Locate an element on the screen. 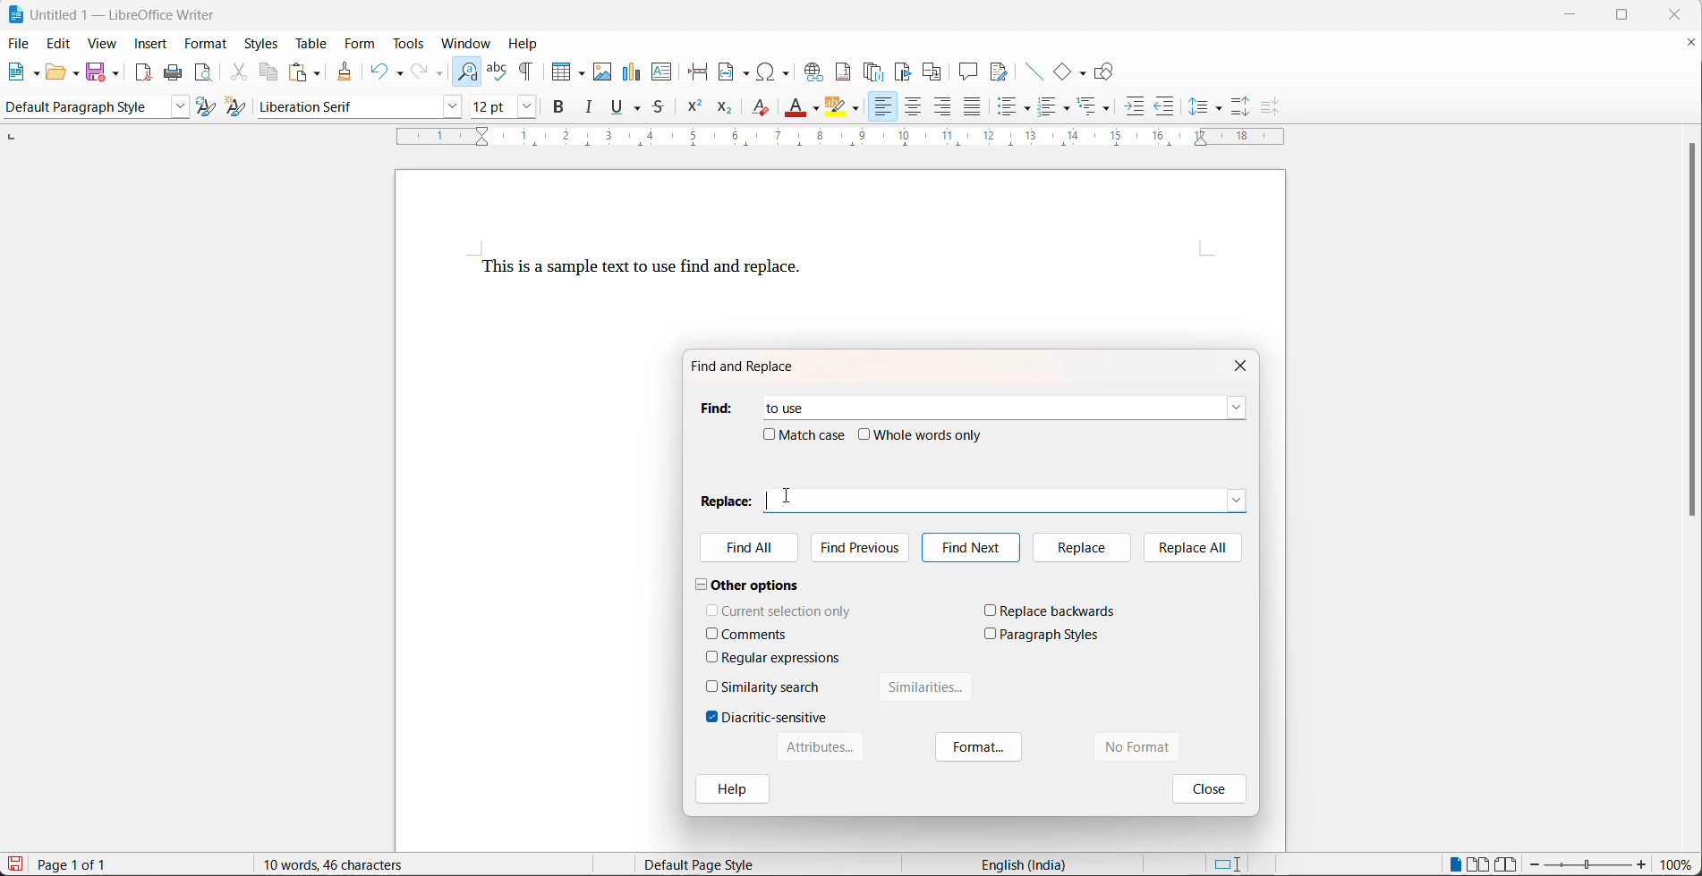 The height and width of the screenshot is (876, 1702). tools is located at coordinates (412, 44).